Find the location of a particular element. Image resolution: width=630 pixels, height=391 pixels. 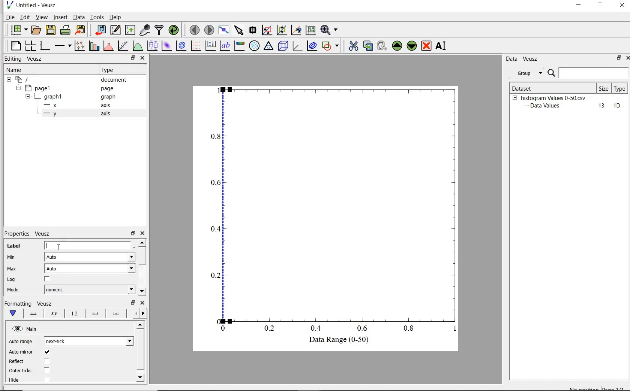

3d scene is located at coordinates (283, 46).